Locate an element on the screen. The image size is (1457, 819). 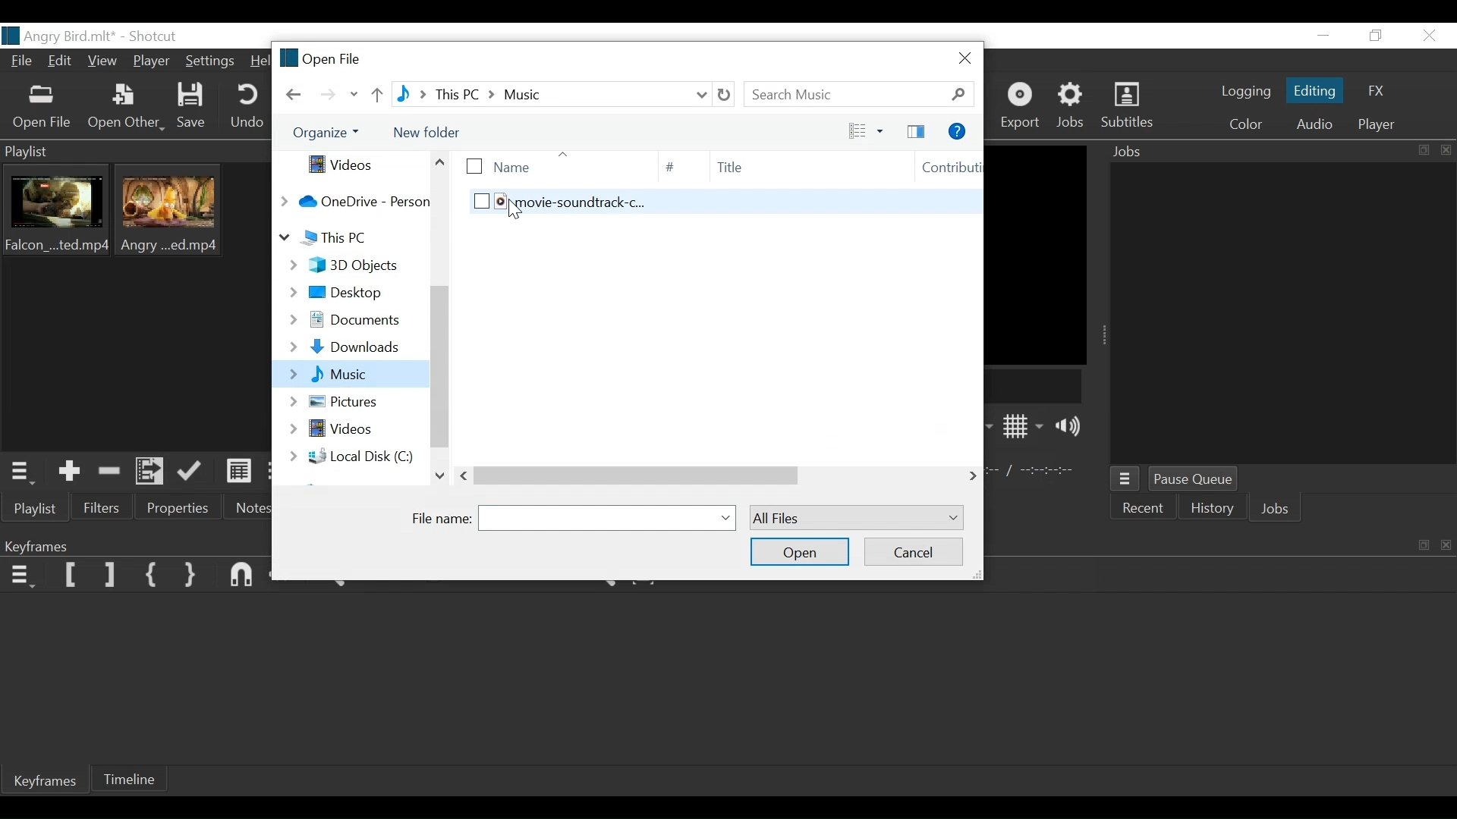
Pause Queue is located at coordinates (1192, 479).